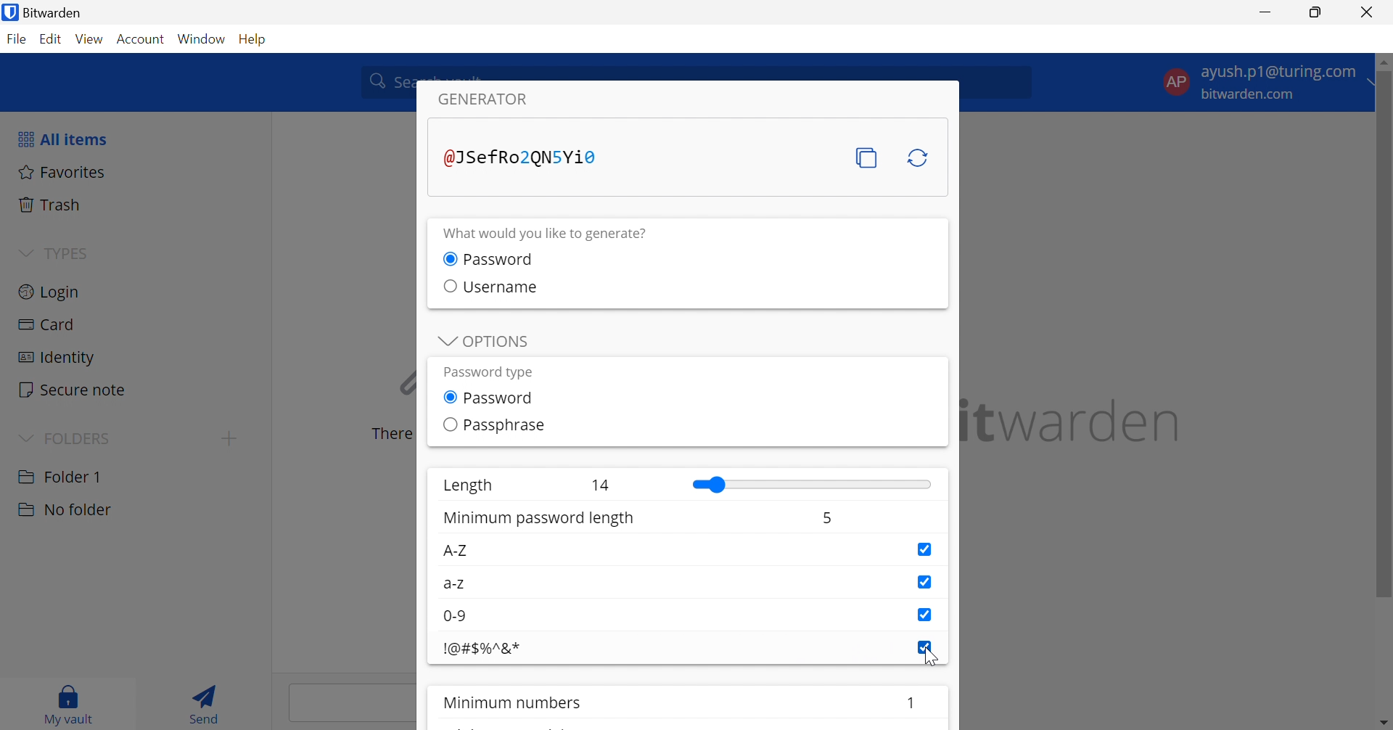 The height and width of the screenshot is (730, 1393). What do you see at coordinates (1384, 62) in the screenshot?
I see `move up` at bounding box center [1384, 62].